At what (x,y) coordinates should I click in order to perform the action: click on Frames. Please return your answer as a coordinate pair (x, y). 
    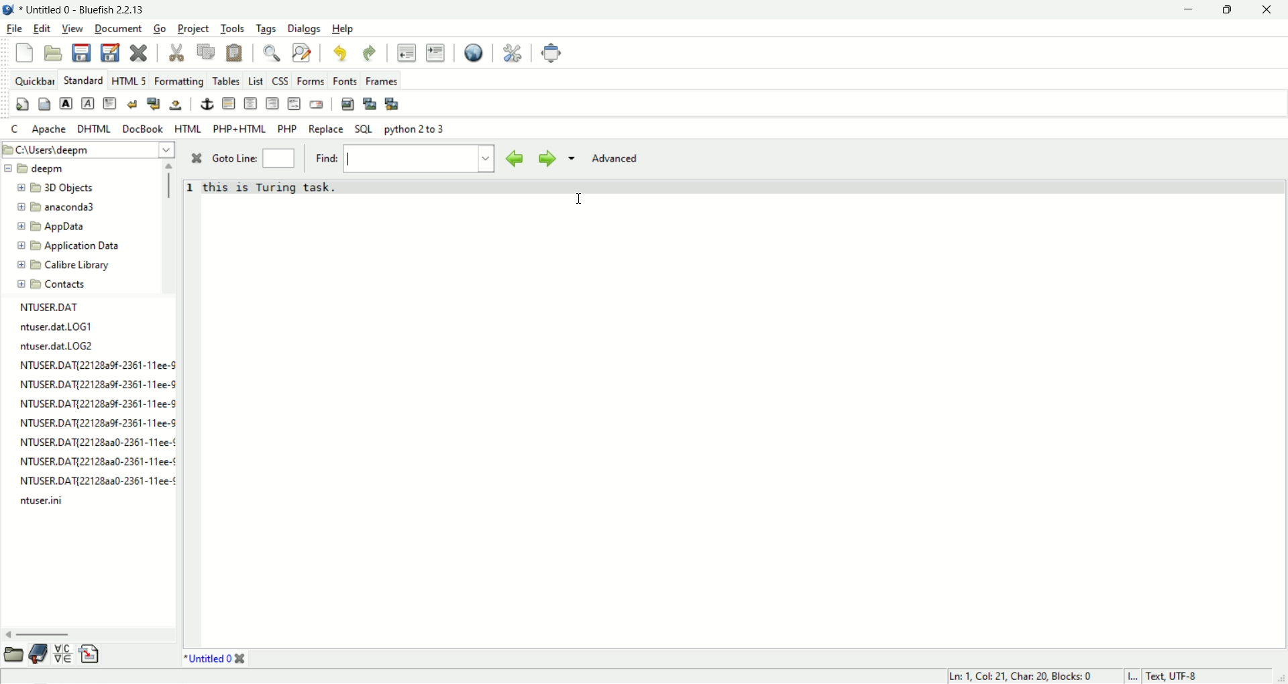
    Looking at the image, I should click on (382, 80).